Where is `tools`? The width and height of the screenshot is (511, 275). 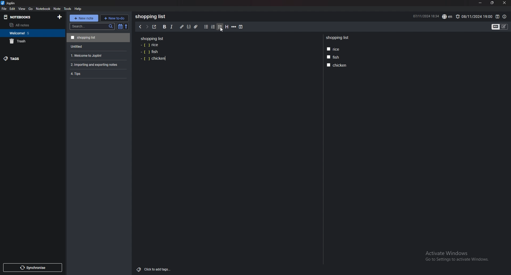 tools is located at coordinates (67, 9).